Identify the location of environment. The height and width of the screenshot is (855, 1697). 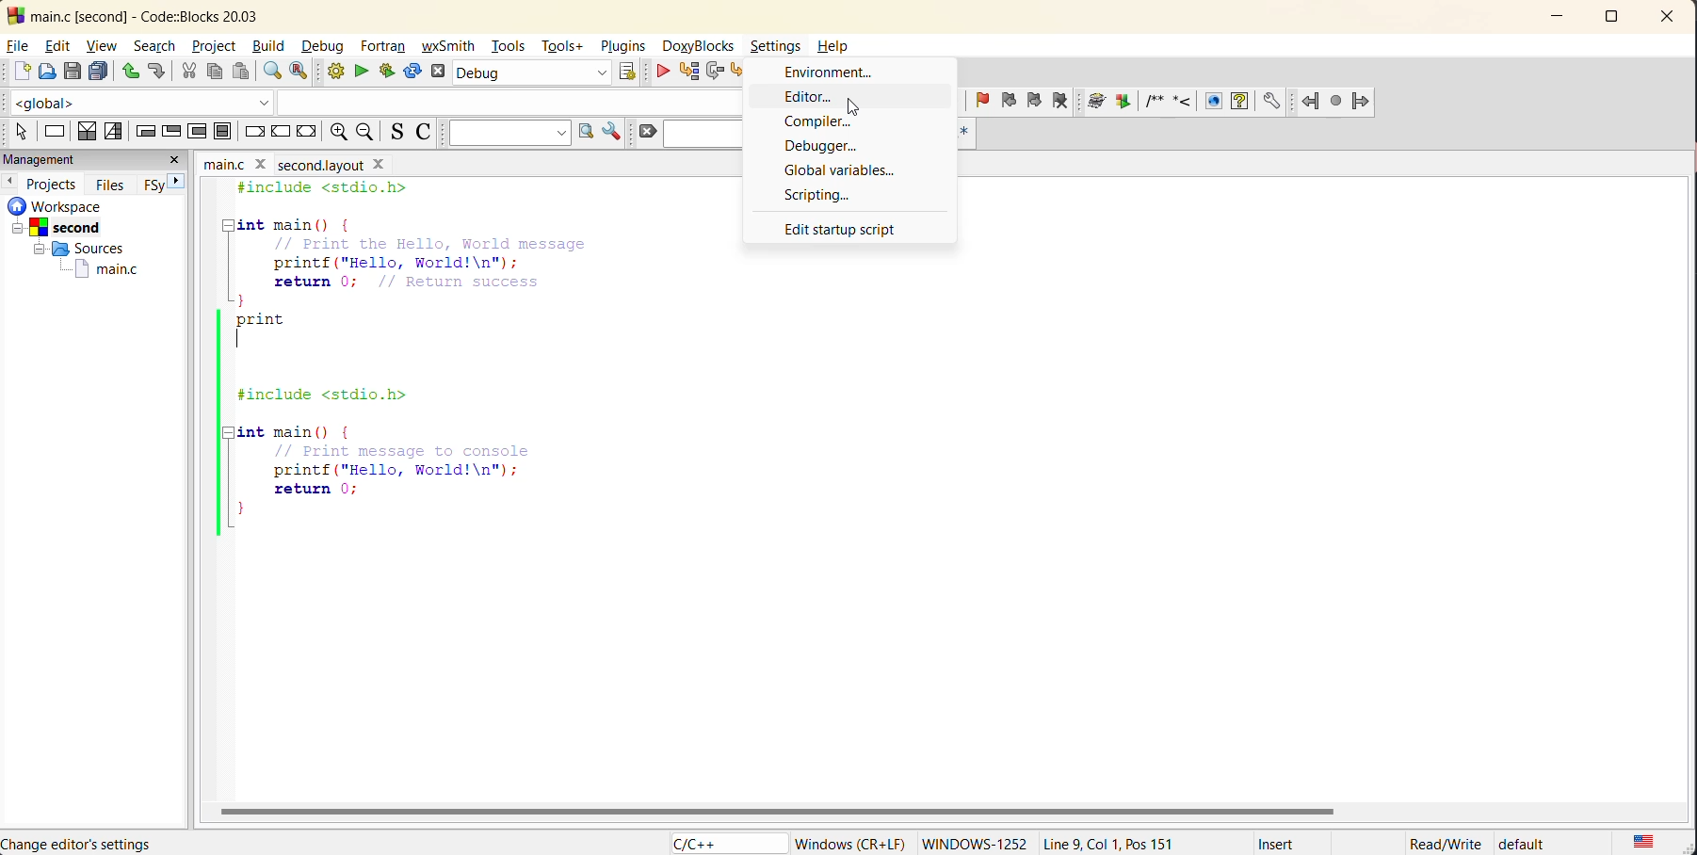
(832, 73).